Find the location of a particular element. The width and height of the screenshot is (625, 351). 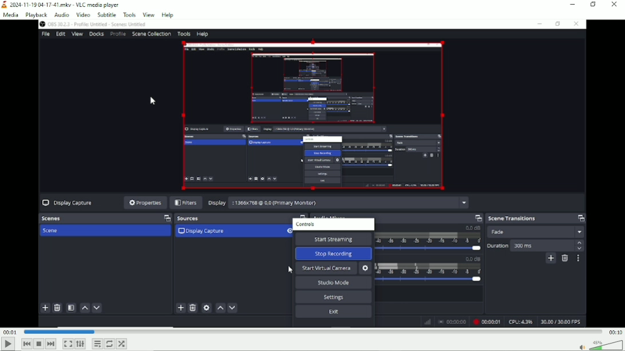

Close is located at coordinates (614, 6).